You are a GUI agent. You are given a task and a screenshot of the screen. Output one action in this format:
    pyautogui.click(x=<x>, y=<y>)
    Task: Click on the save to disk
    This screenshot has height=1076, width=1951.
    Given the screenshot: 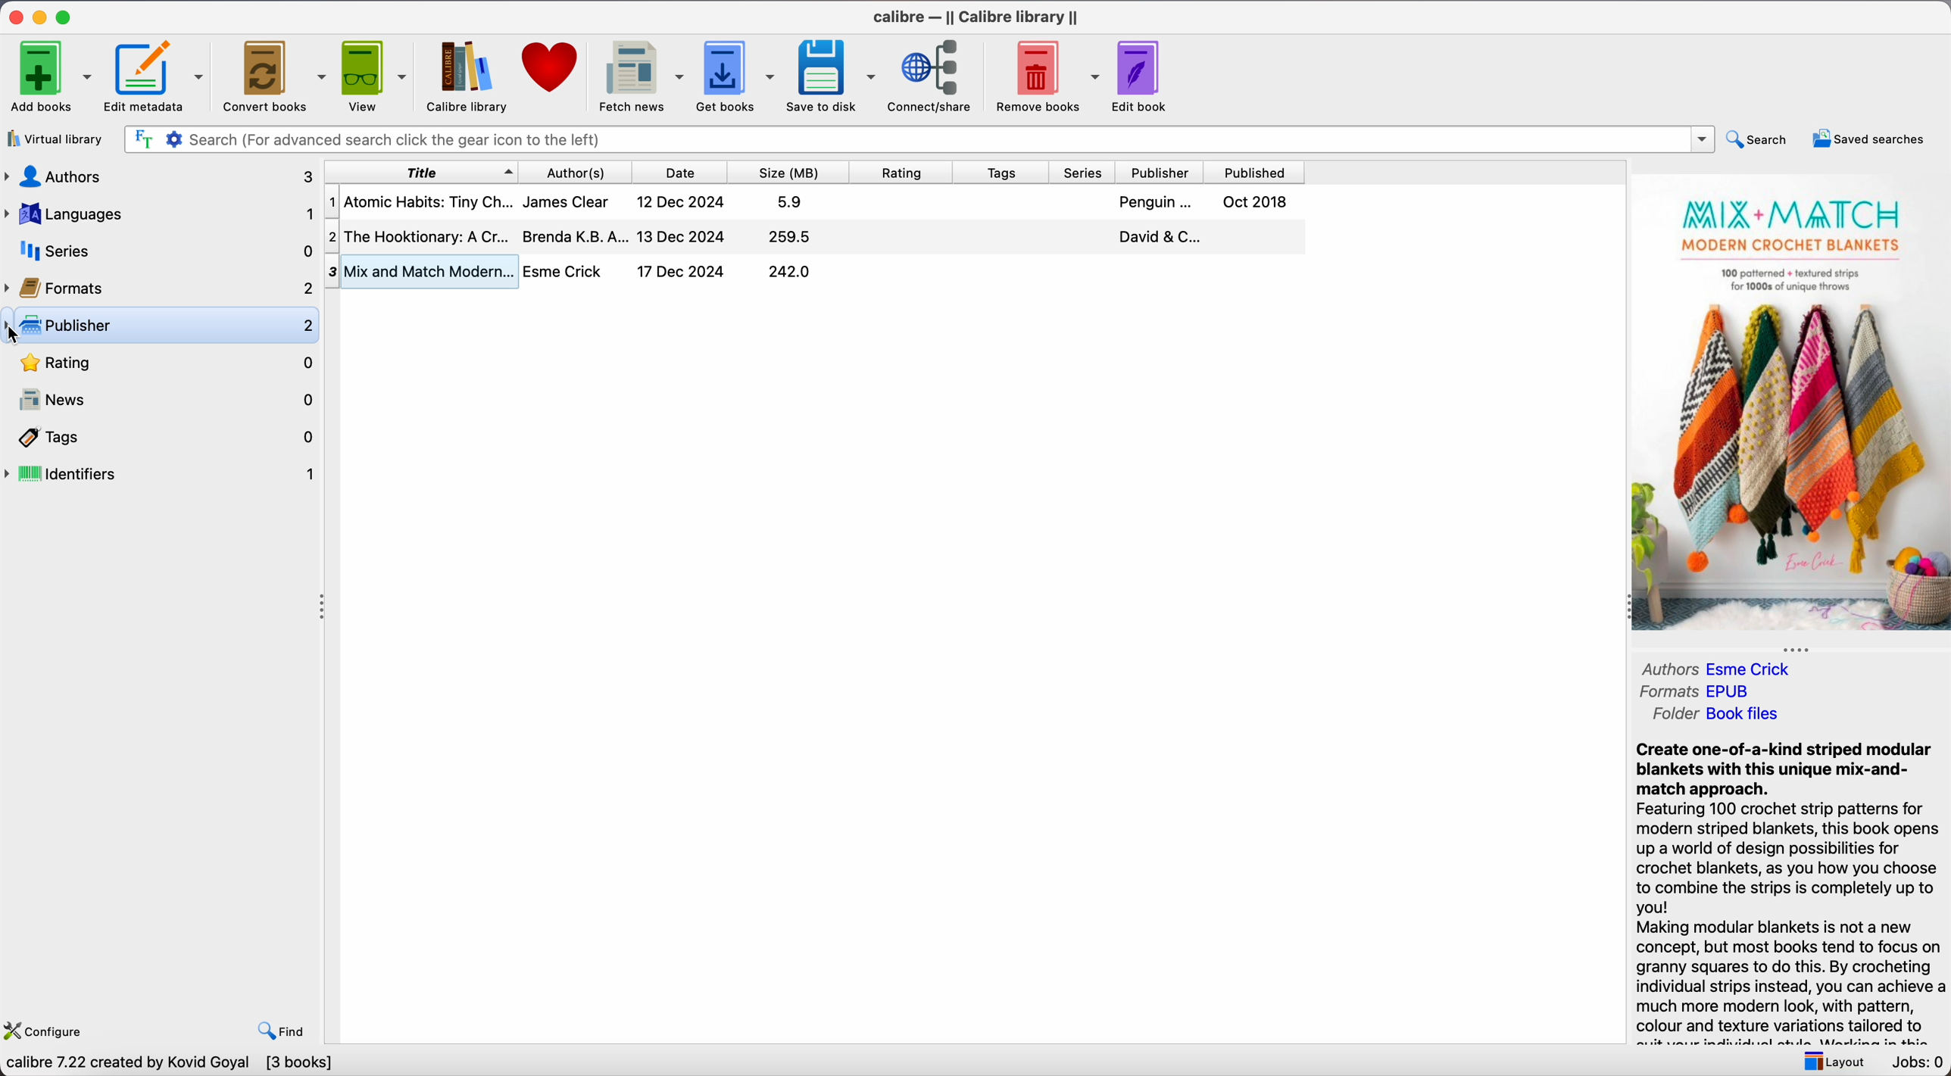 What is the action you would take?
    pyautogui.click(x=832, y=76)
    